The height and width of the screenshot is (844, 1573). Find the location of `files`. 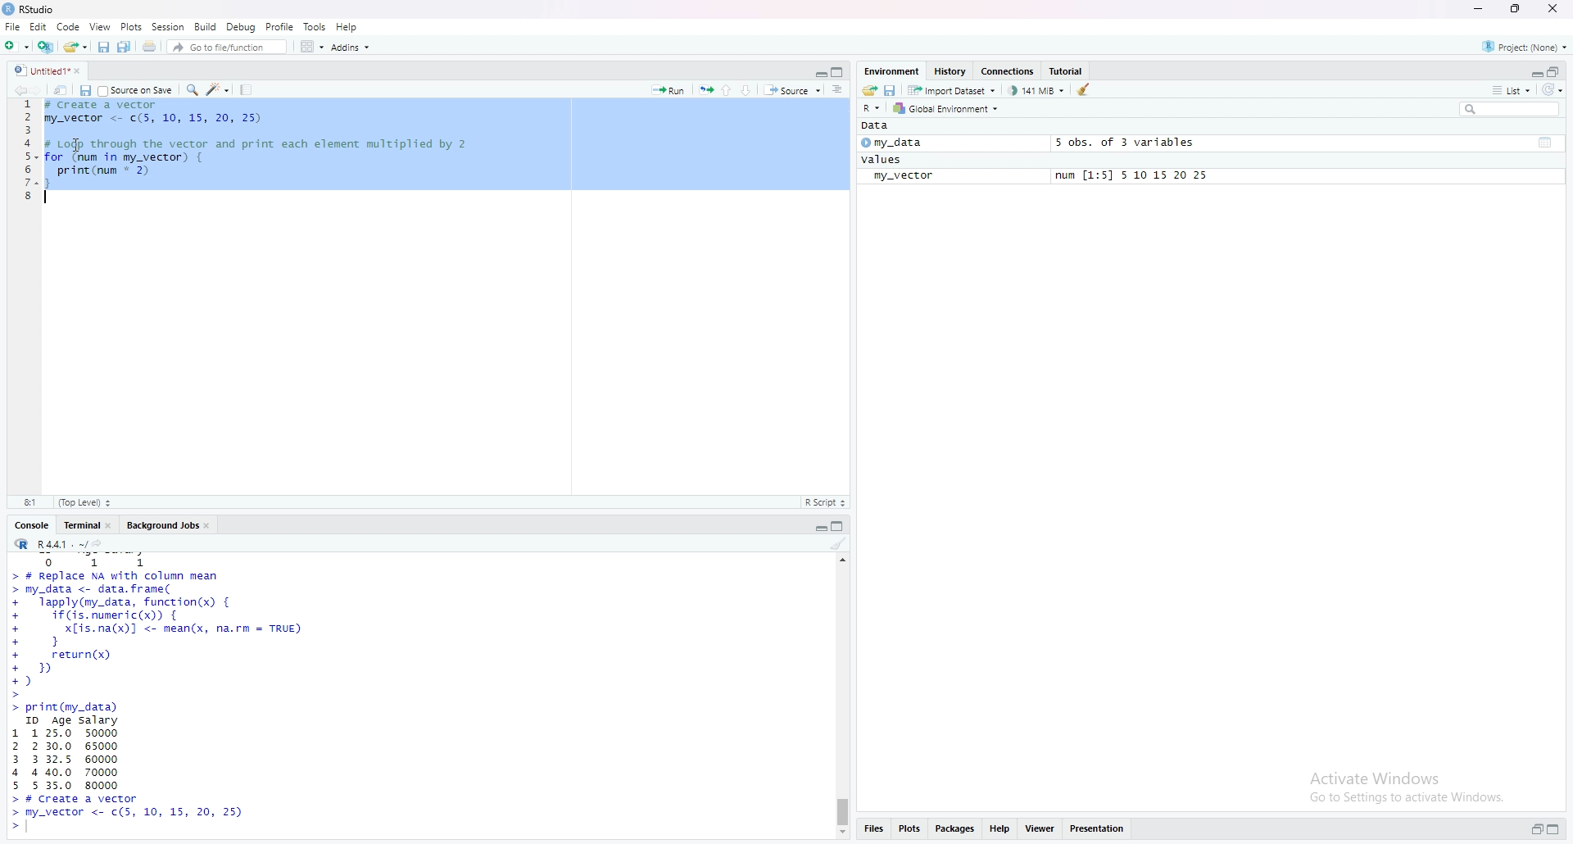

files is located at coordinates (877, 830).